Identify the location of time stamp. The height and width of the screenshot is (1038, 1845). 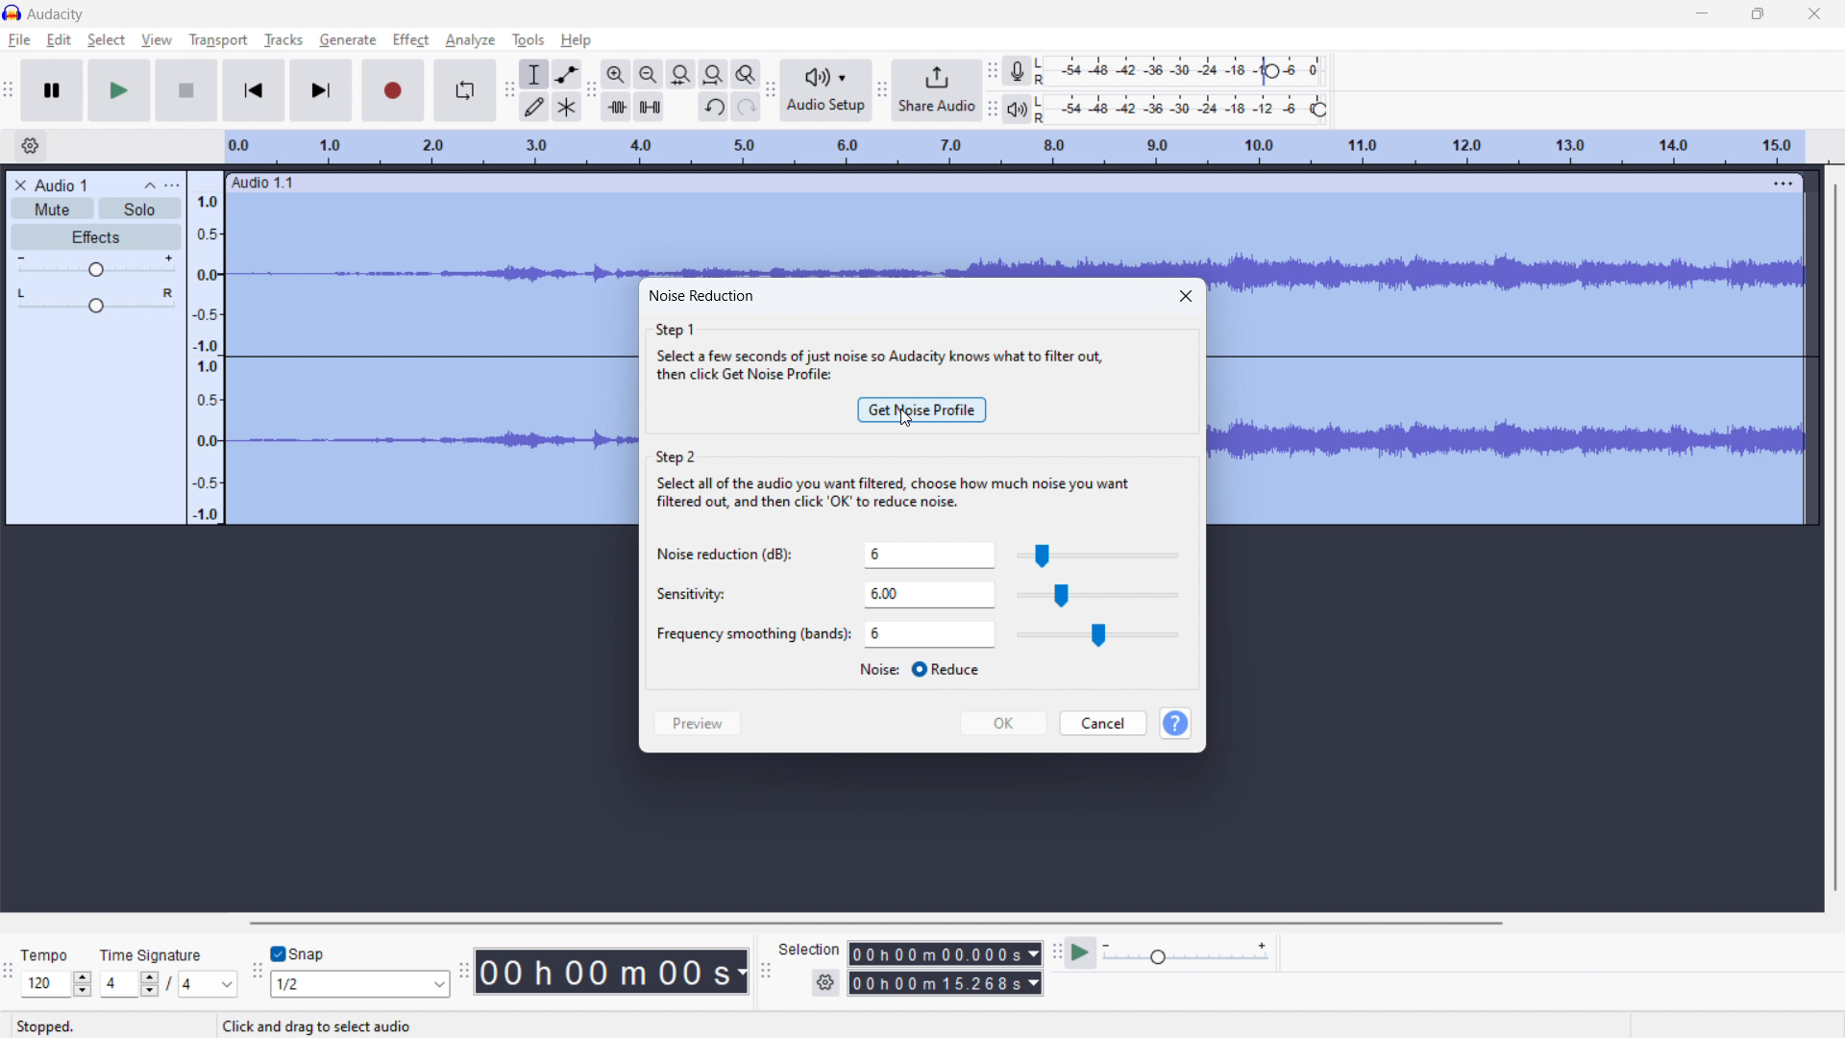
(611, 973).